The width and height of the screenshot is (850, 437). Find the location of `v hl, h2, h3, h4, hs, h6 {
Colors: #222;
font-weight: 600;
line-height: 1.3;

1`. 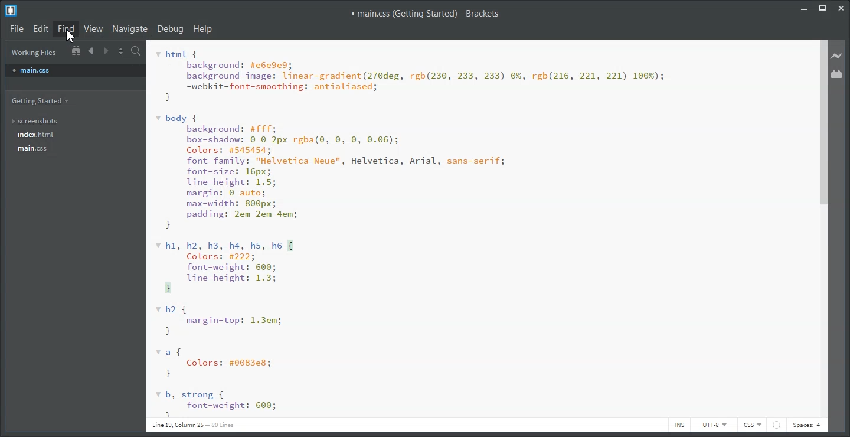

v hl, h2, h3, h4, hs, h6 {
Colors: #222;
font-weight: 600;
line-height: 1.3;

1 is located at coordinates (232, 268).